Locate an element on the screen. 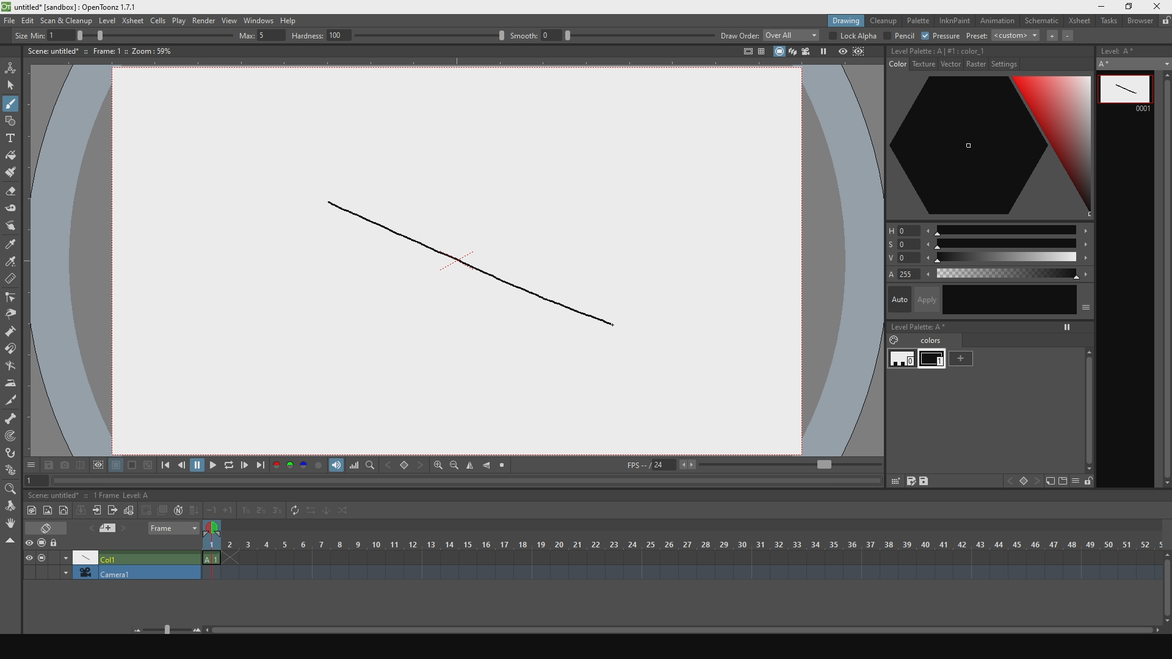 This screenshot has width=1172, height=659. select is located at coordinates (12, 85).